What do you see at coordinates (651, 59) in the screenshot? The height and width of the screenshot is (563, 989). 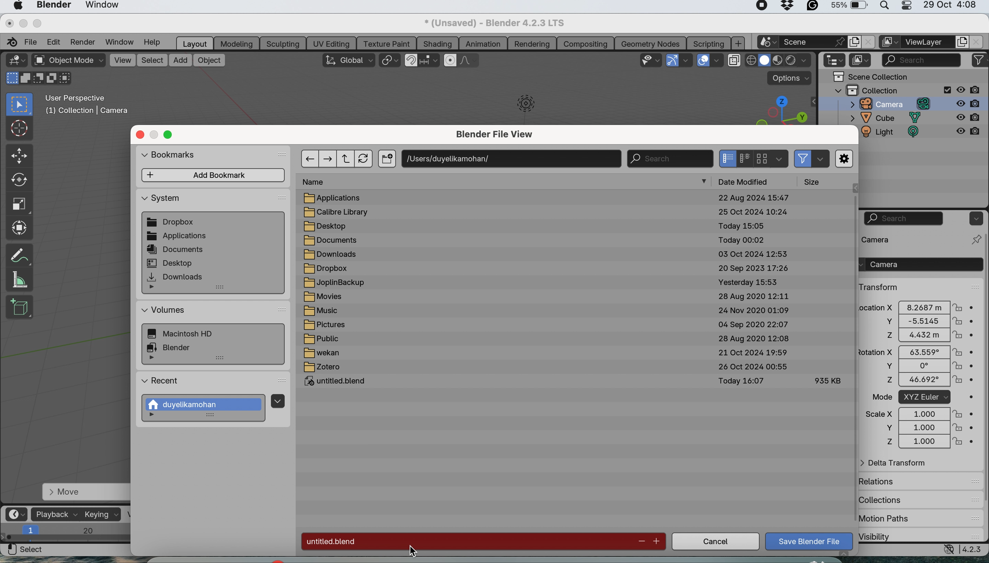 I see `selectability and visibility` at bounding box center [651, 59].